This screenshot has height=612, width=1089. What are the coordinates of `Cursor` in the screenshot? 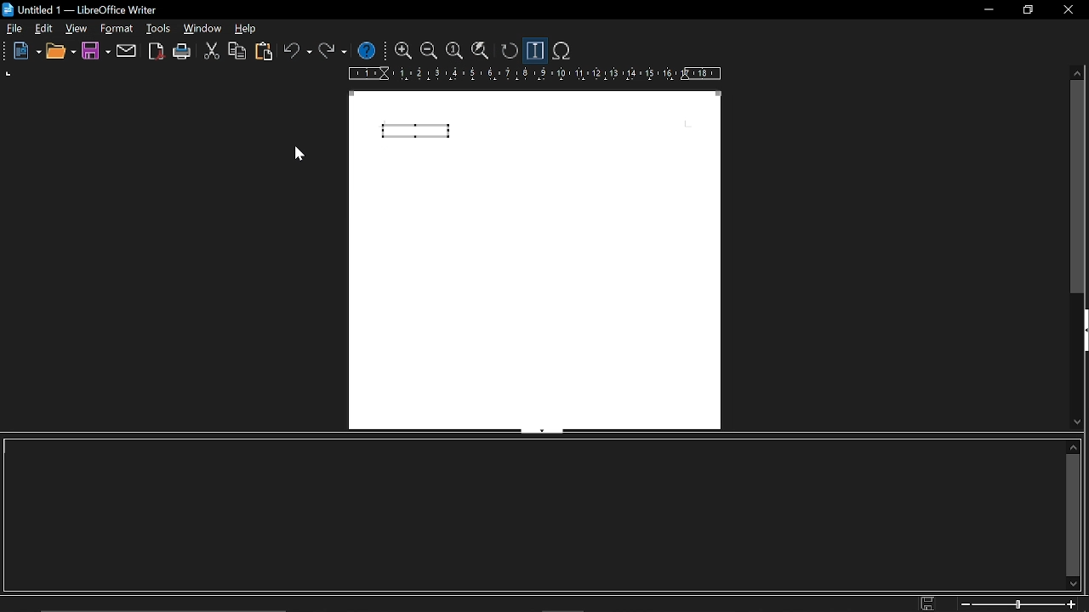 It's located at (305, 158).